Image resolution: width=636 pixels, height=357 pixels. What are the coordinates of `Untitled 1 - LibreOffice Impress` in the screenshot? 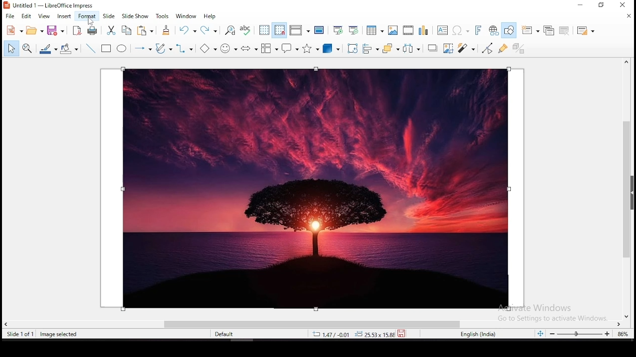 It's located at (50, 5).